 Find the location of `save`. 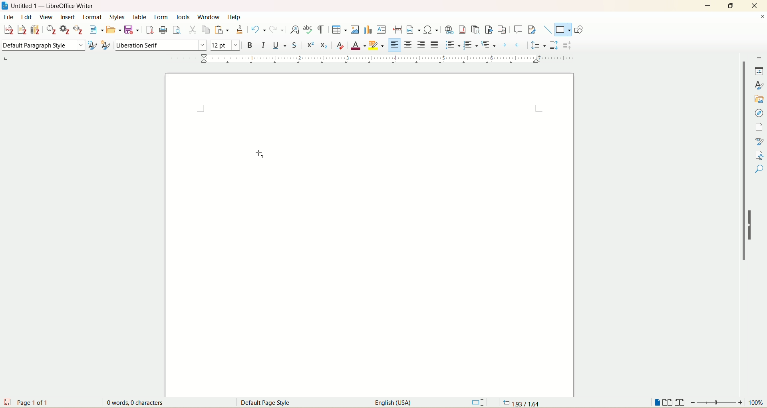

save is located at coordinates (6, 402).